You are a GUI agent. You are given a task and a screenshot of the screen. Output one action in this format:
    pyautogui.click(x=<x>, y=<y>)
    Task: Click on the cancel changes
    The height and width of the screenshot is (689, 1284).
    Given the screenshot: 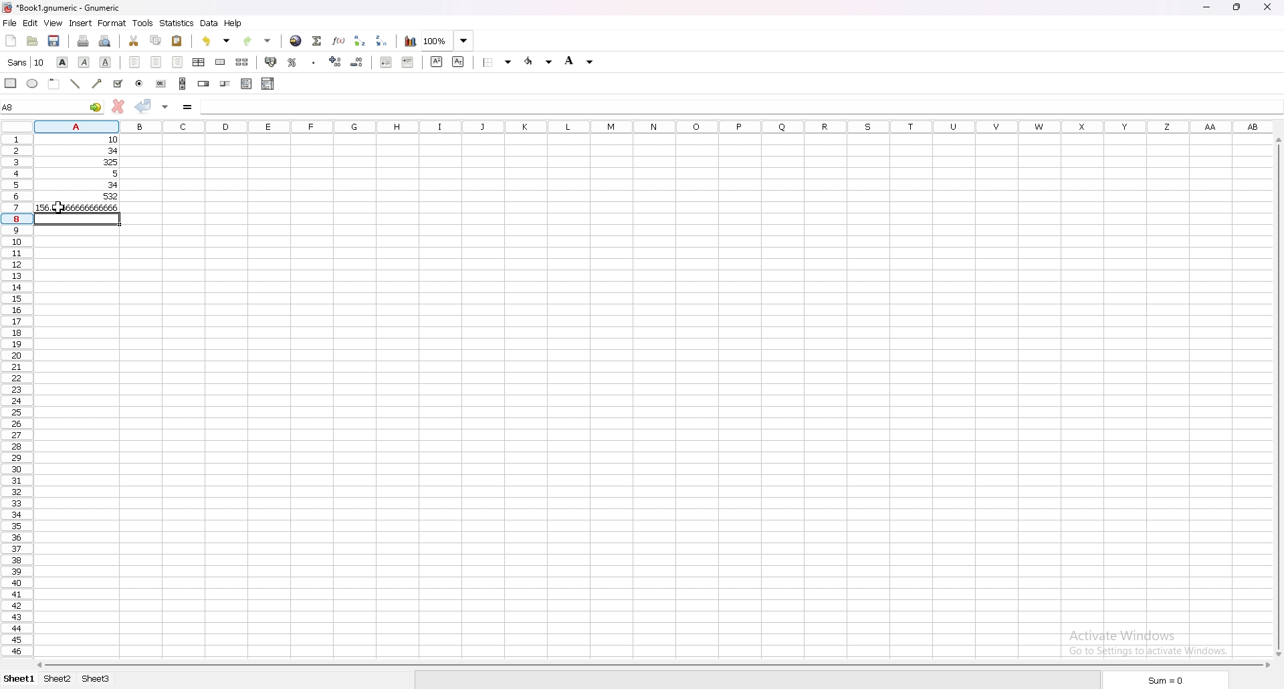 What is the action you would take?
    pyautogui.click(x=118, y=106)
    